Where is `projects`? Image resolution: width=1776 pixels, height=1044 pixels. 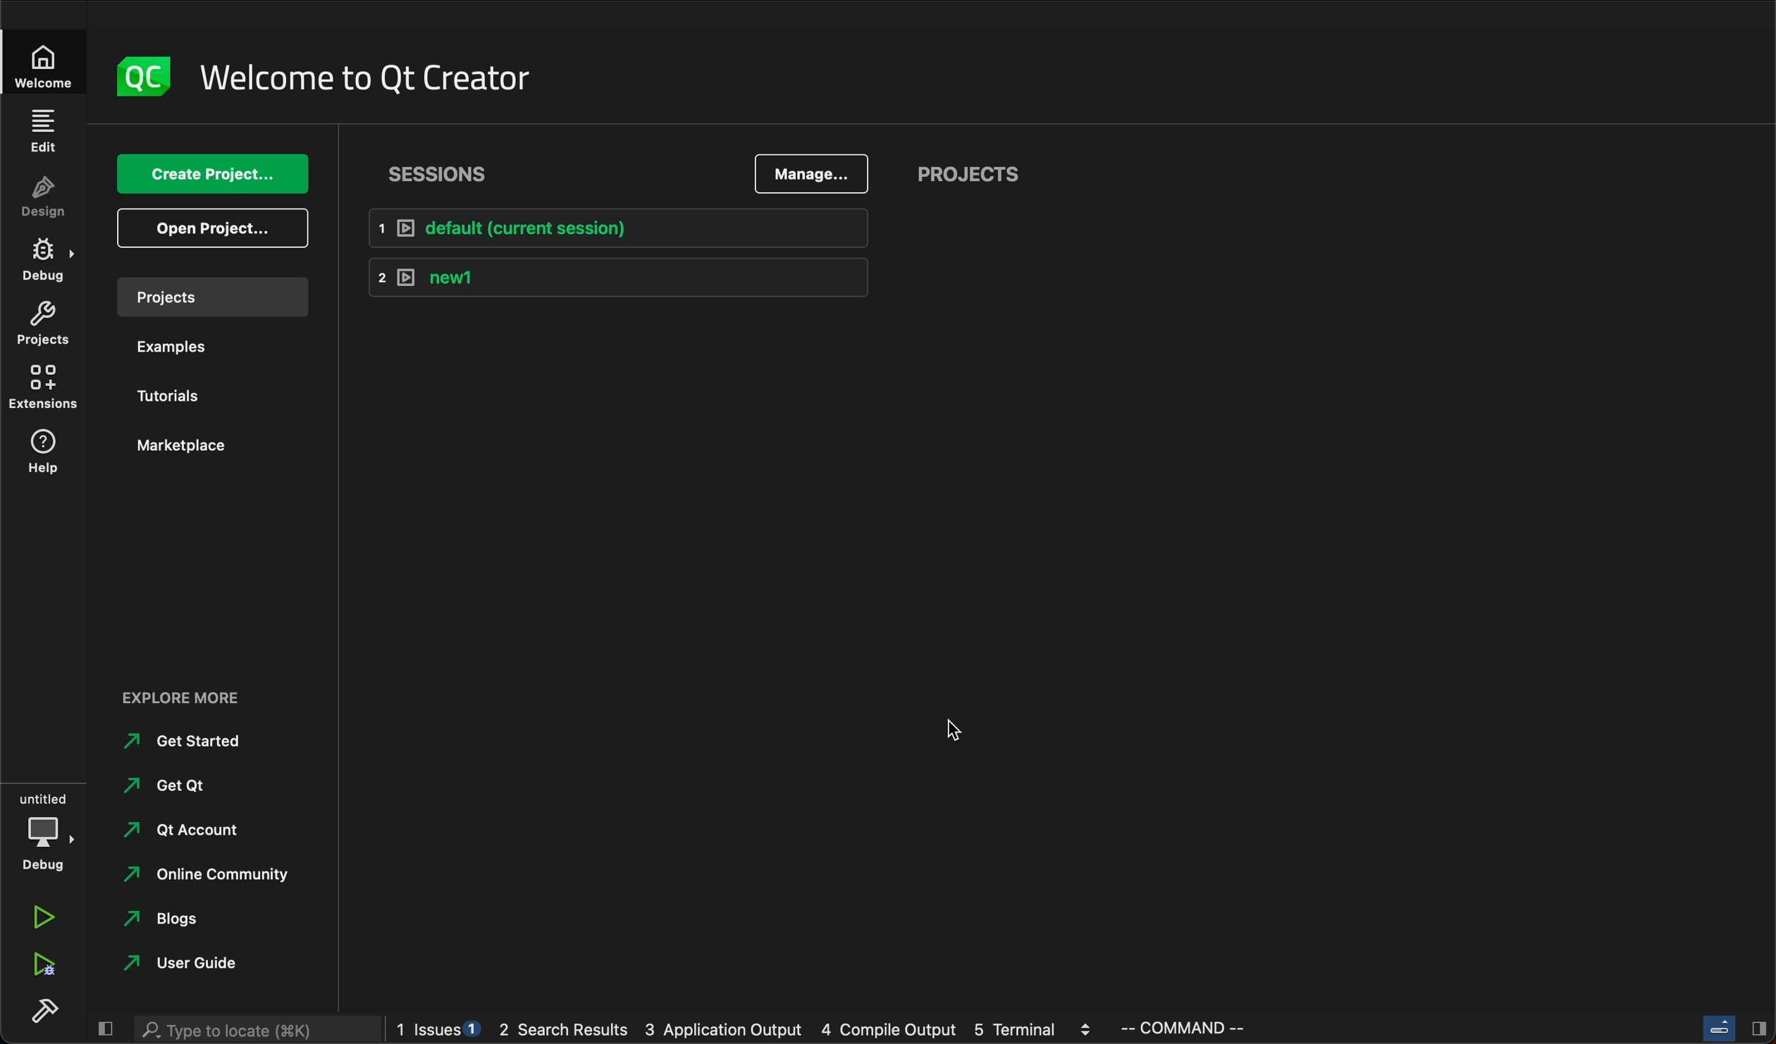
projects is located at coordinates (969, 171).